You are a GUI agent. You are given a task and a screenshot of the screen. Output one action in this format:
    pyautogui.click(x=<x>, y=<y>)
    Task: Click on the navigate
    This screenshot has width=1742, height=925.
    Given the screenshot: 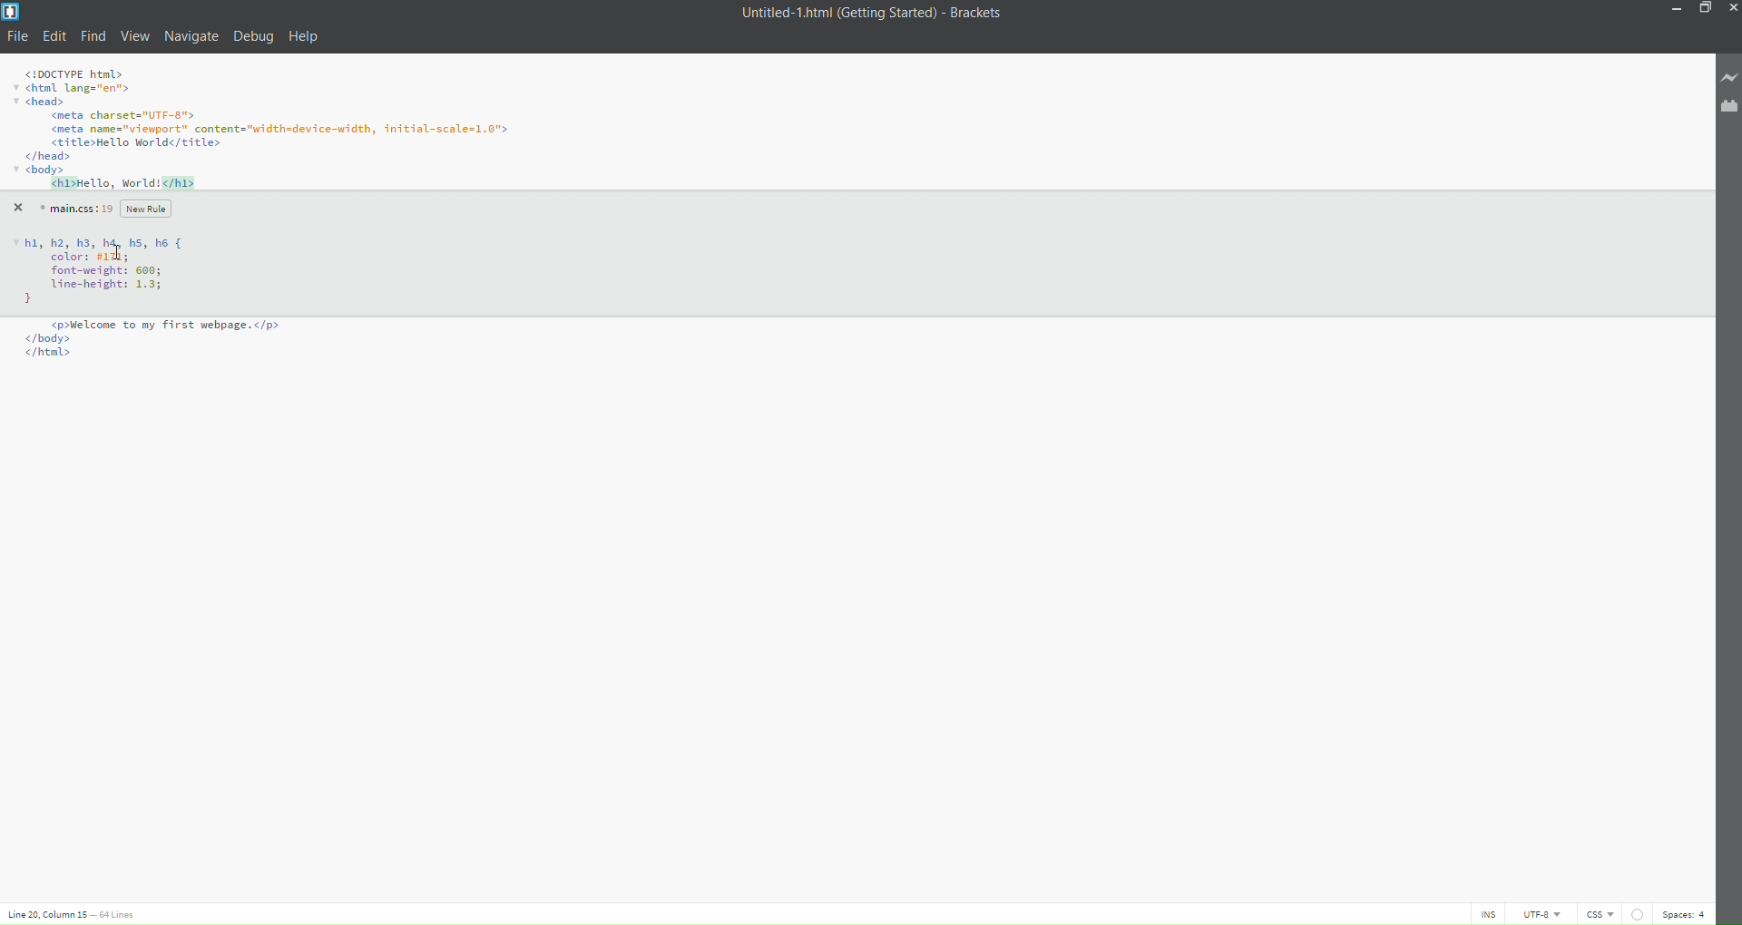 What is the action you would take?
    pyautogui.click(x=191, y=34)
    